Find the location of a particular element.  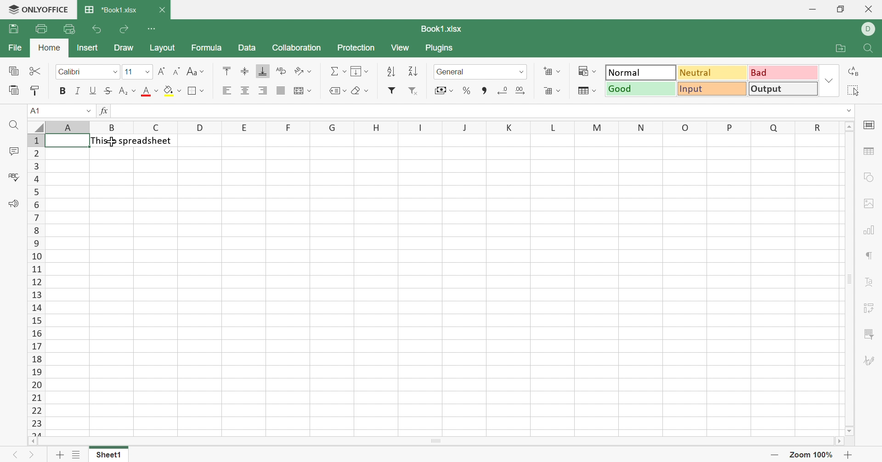

Close is located at coordinates (869, 9).